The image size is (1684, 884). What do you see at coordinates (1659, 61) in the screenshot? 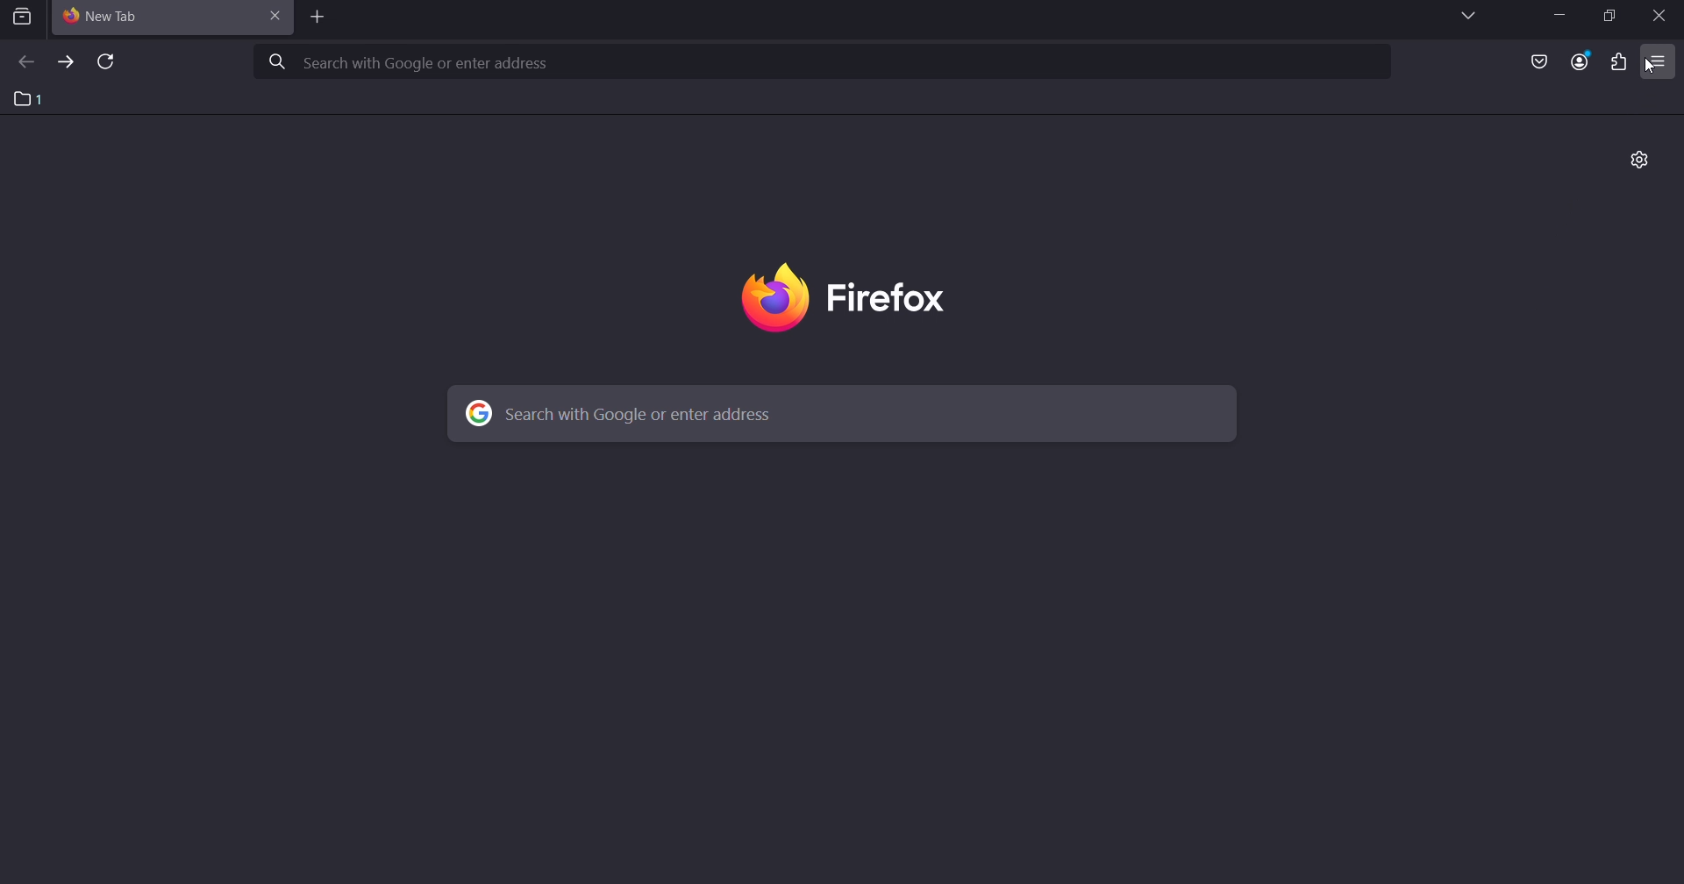
I see `open application menu` at bounding box center [1659, 61].